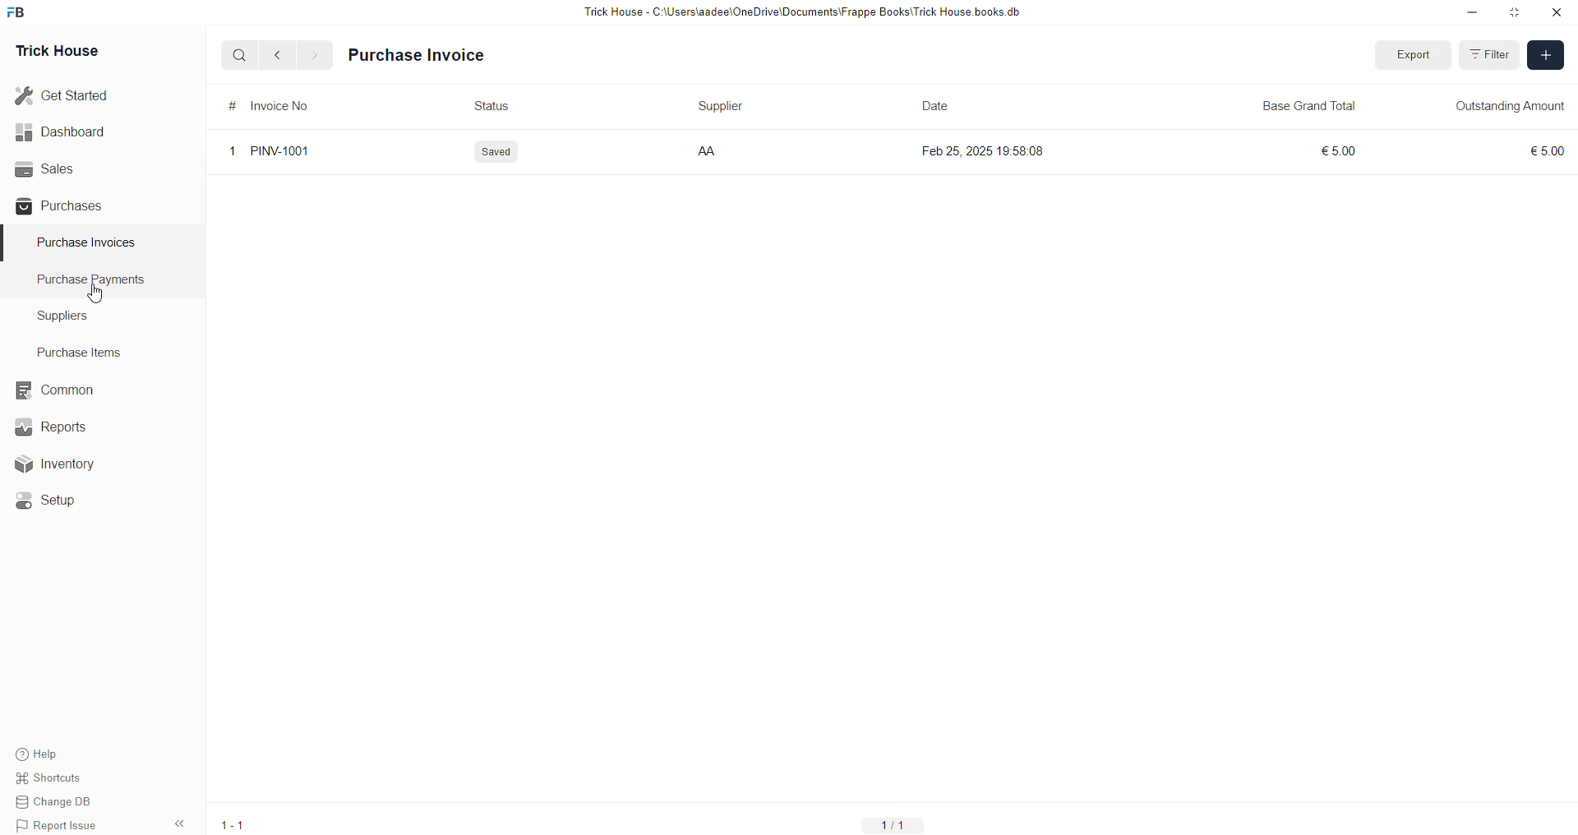 The image size is (1578, 835). What do you see at coordinates (490, 154) in the screenshot?
I see `Saved` at bounding box center [490, 154].